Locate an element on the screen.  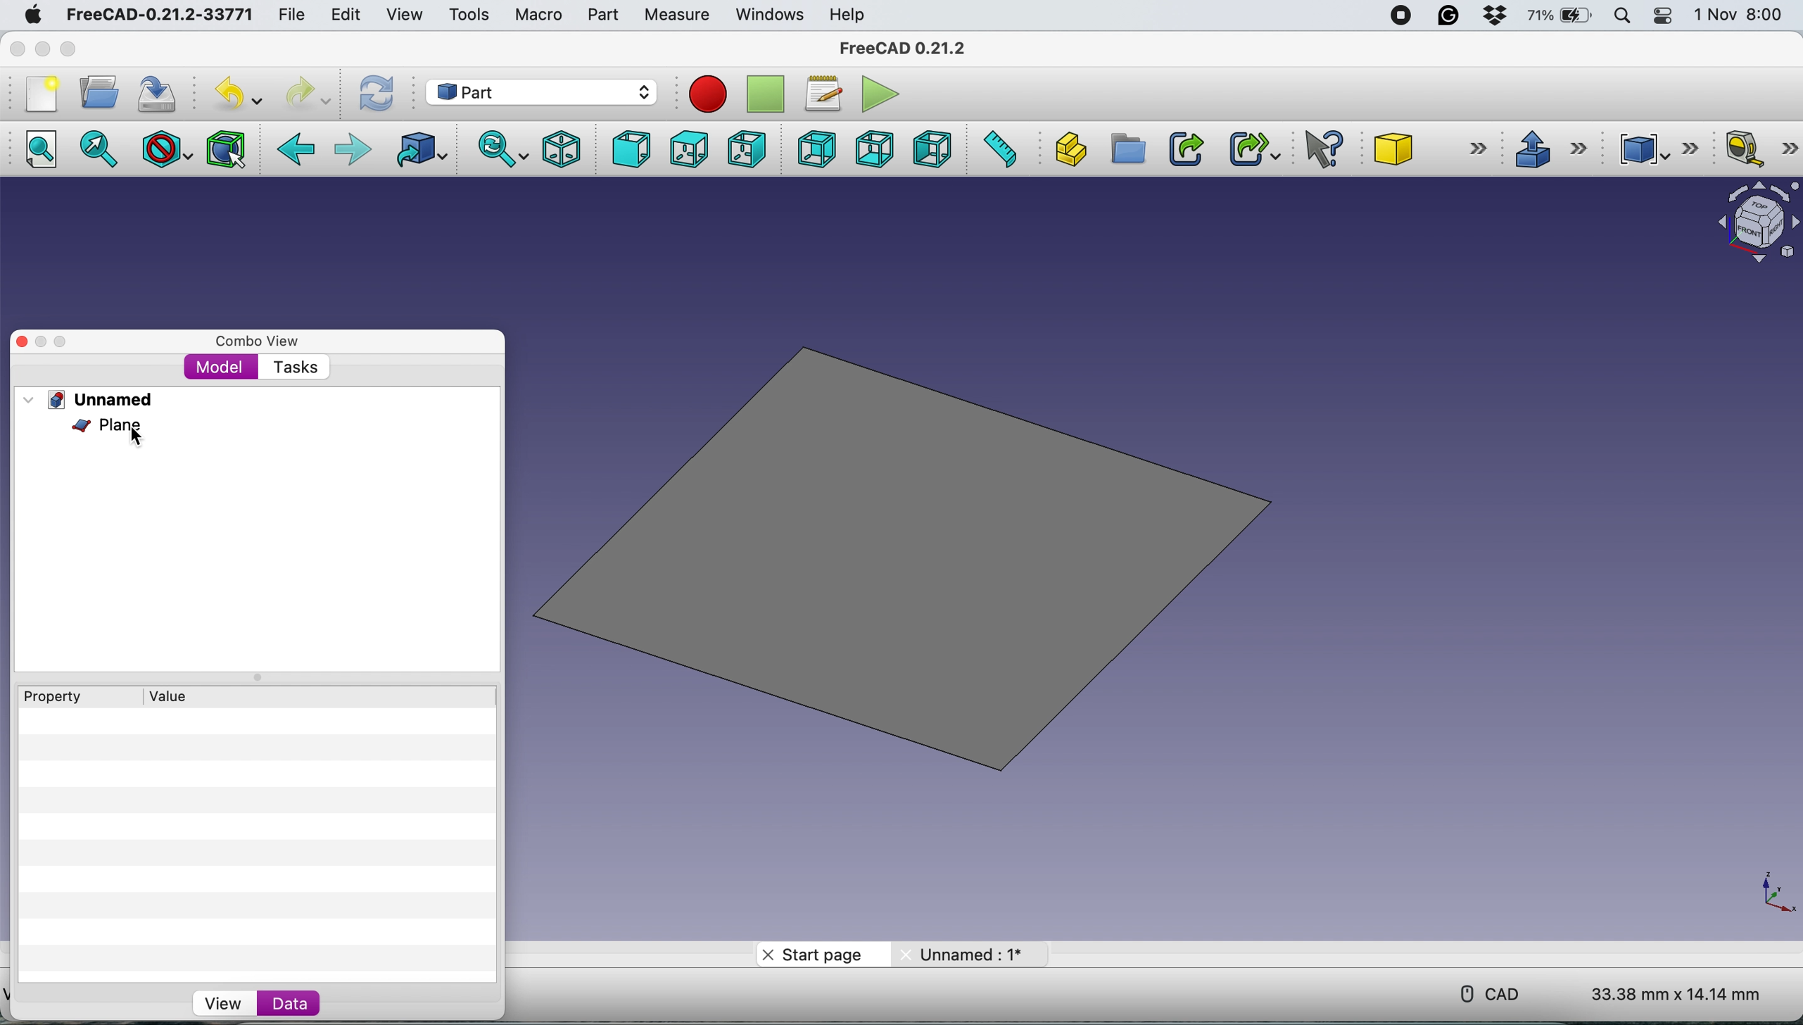
close is located at coordinates (18, 48).